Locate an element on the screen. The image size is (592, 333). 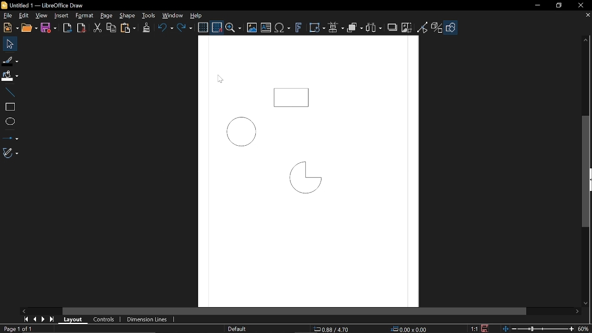
Curves and polygons is located at coordinates (10, 153).